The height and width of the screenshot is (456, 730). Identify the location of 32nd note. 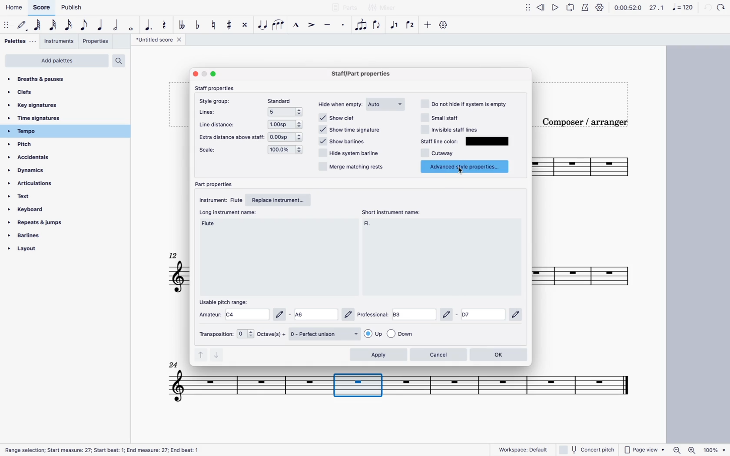
(53, 26).